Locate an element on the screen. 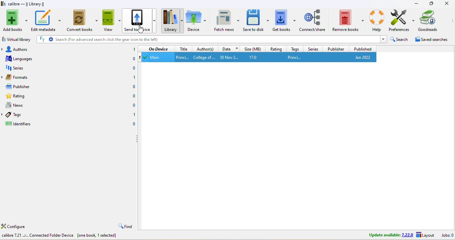  save to disk is located at coordinates (257, 21).